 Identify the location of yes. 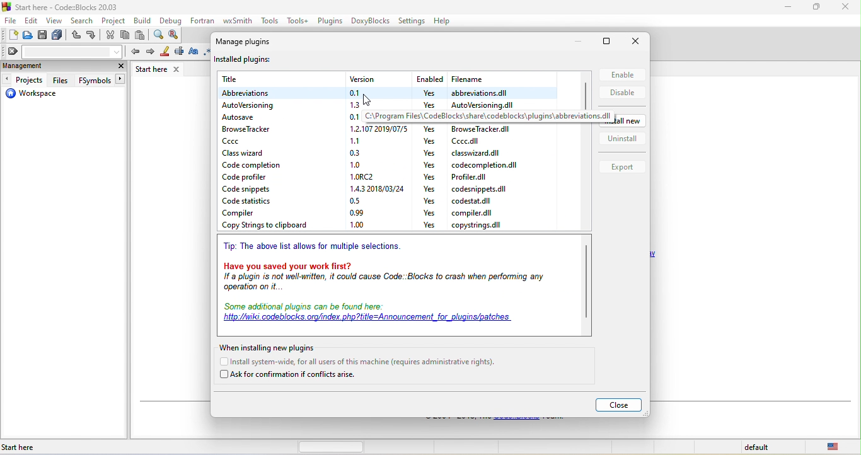
(429, 105).